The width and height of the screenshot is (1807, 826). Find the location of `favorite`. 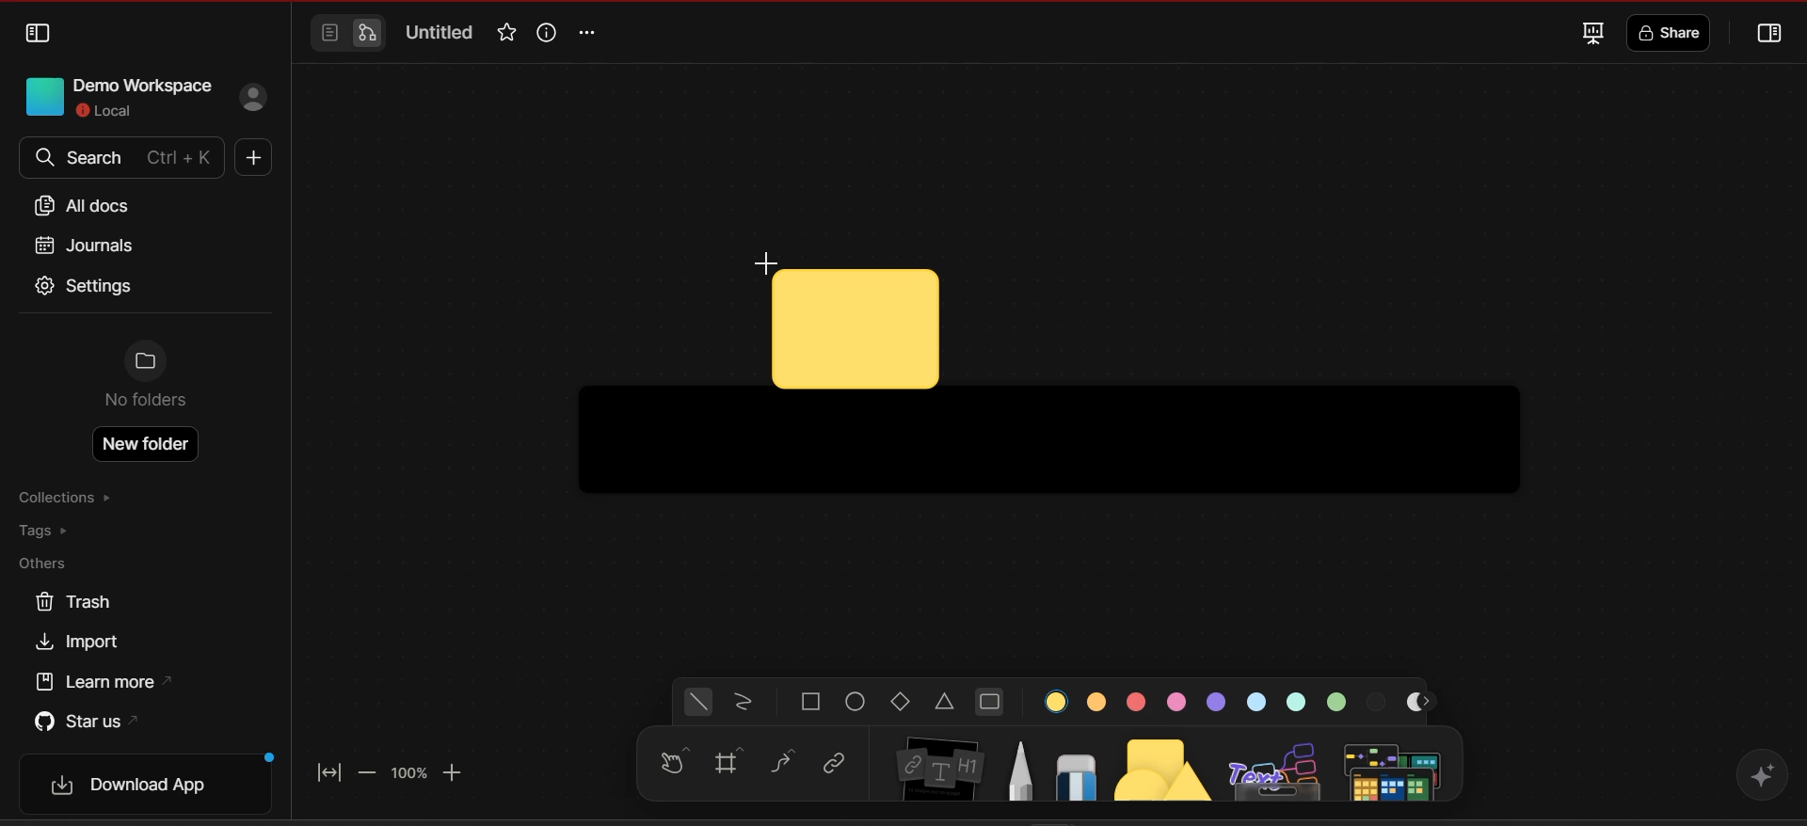

favorite is located at coordinates (504, 34).